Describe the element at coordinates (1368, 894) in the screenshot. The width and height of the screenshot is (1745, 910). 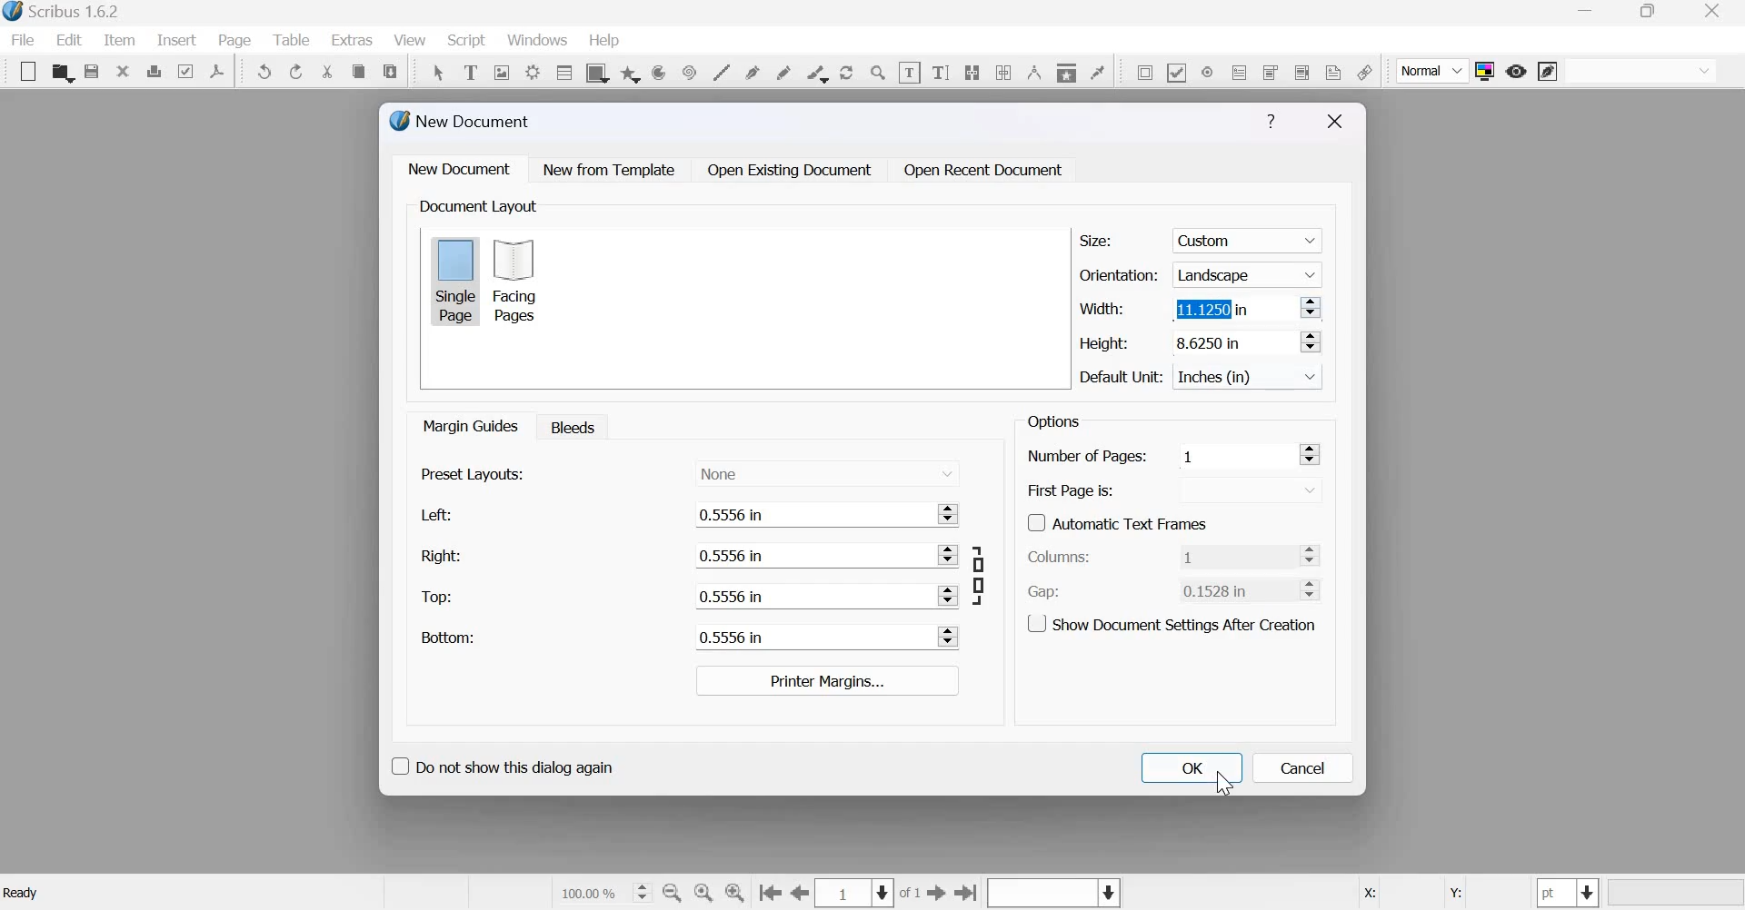
I see `X:` at that location.